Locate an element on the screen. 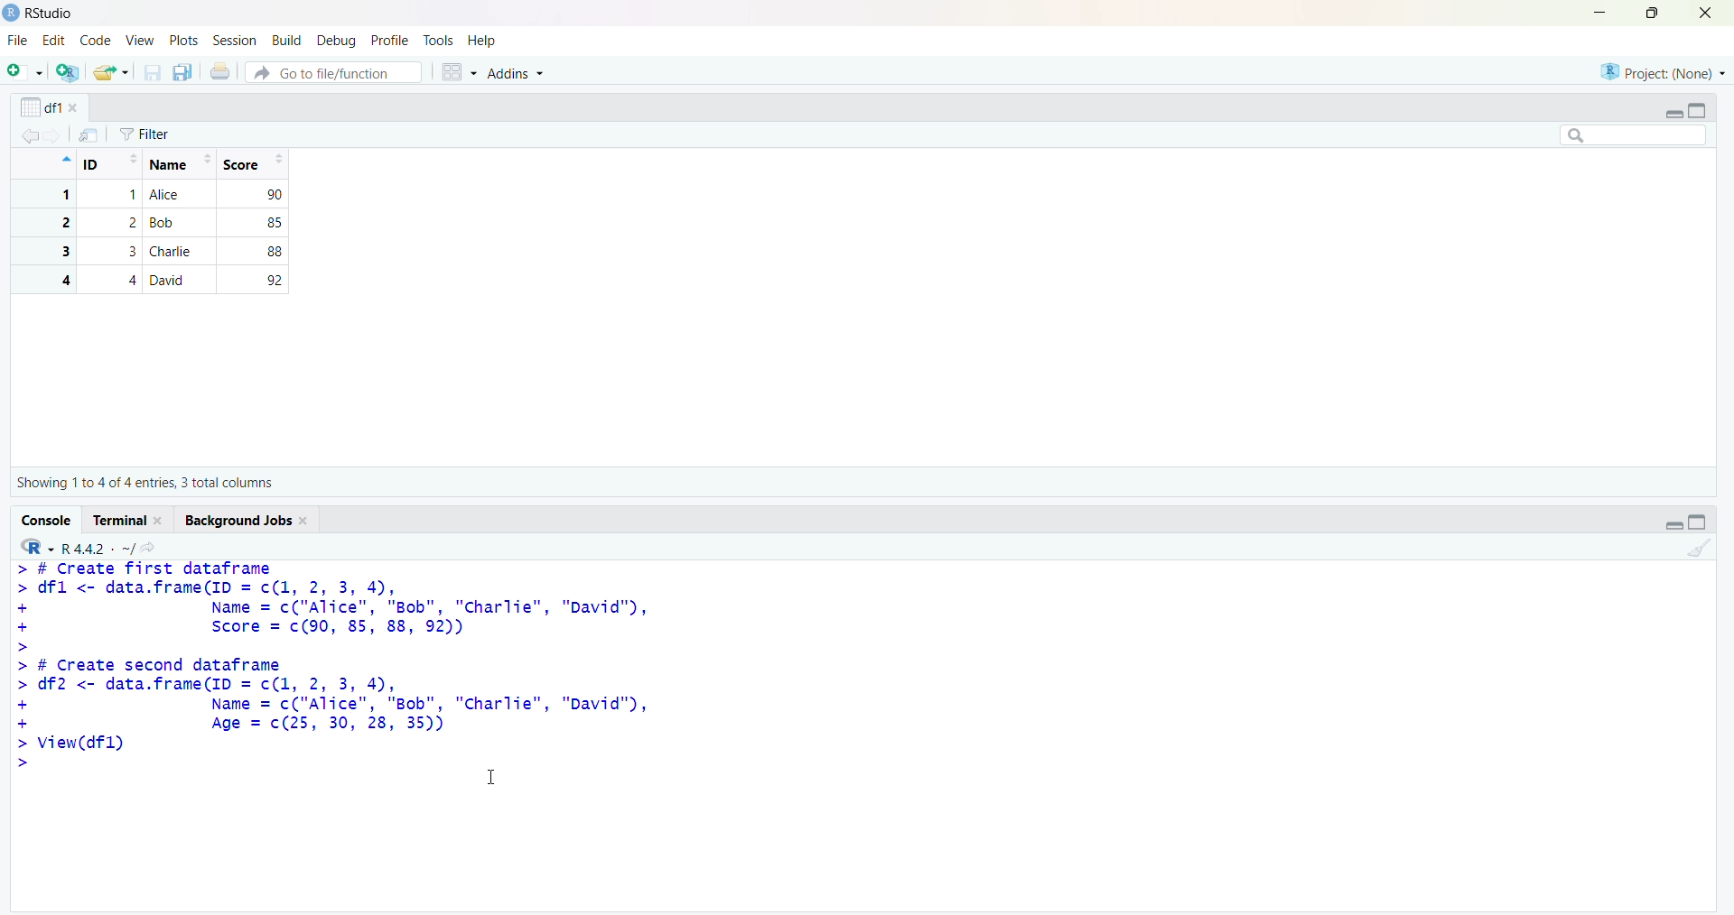 The height and width of the screenshot is (915, 1734). edit is located at coordinates (54, 41).